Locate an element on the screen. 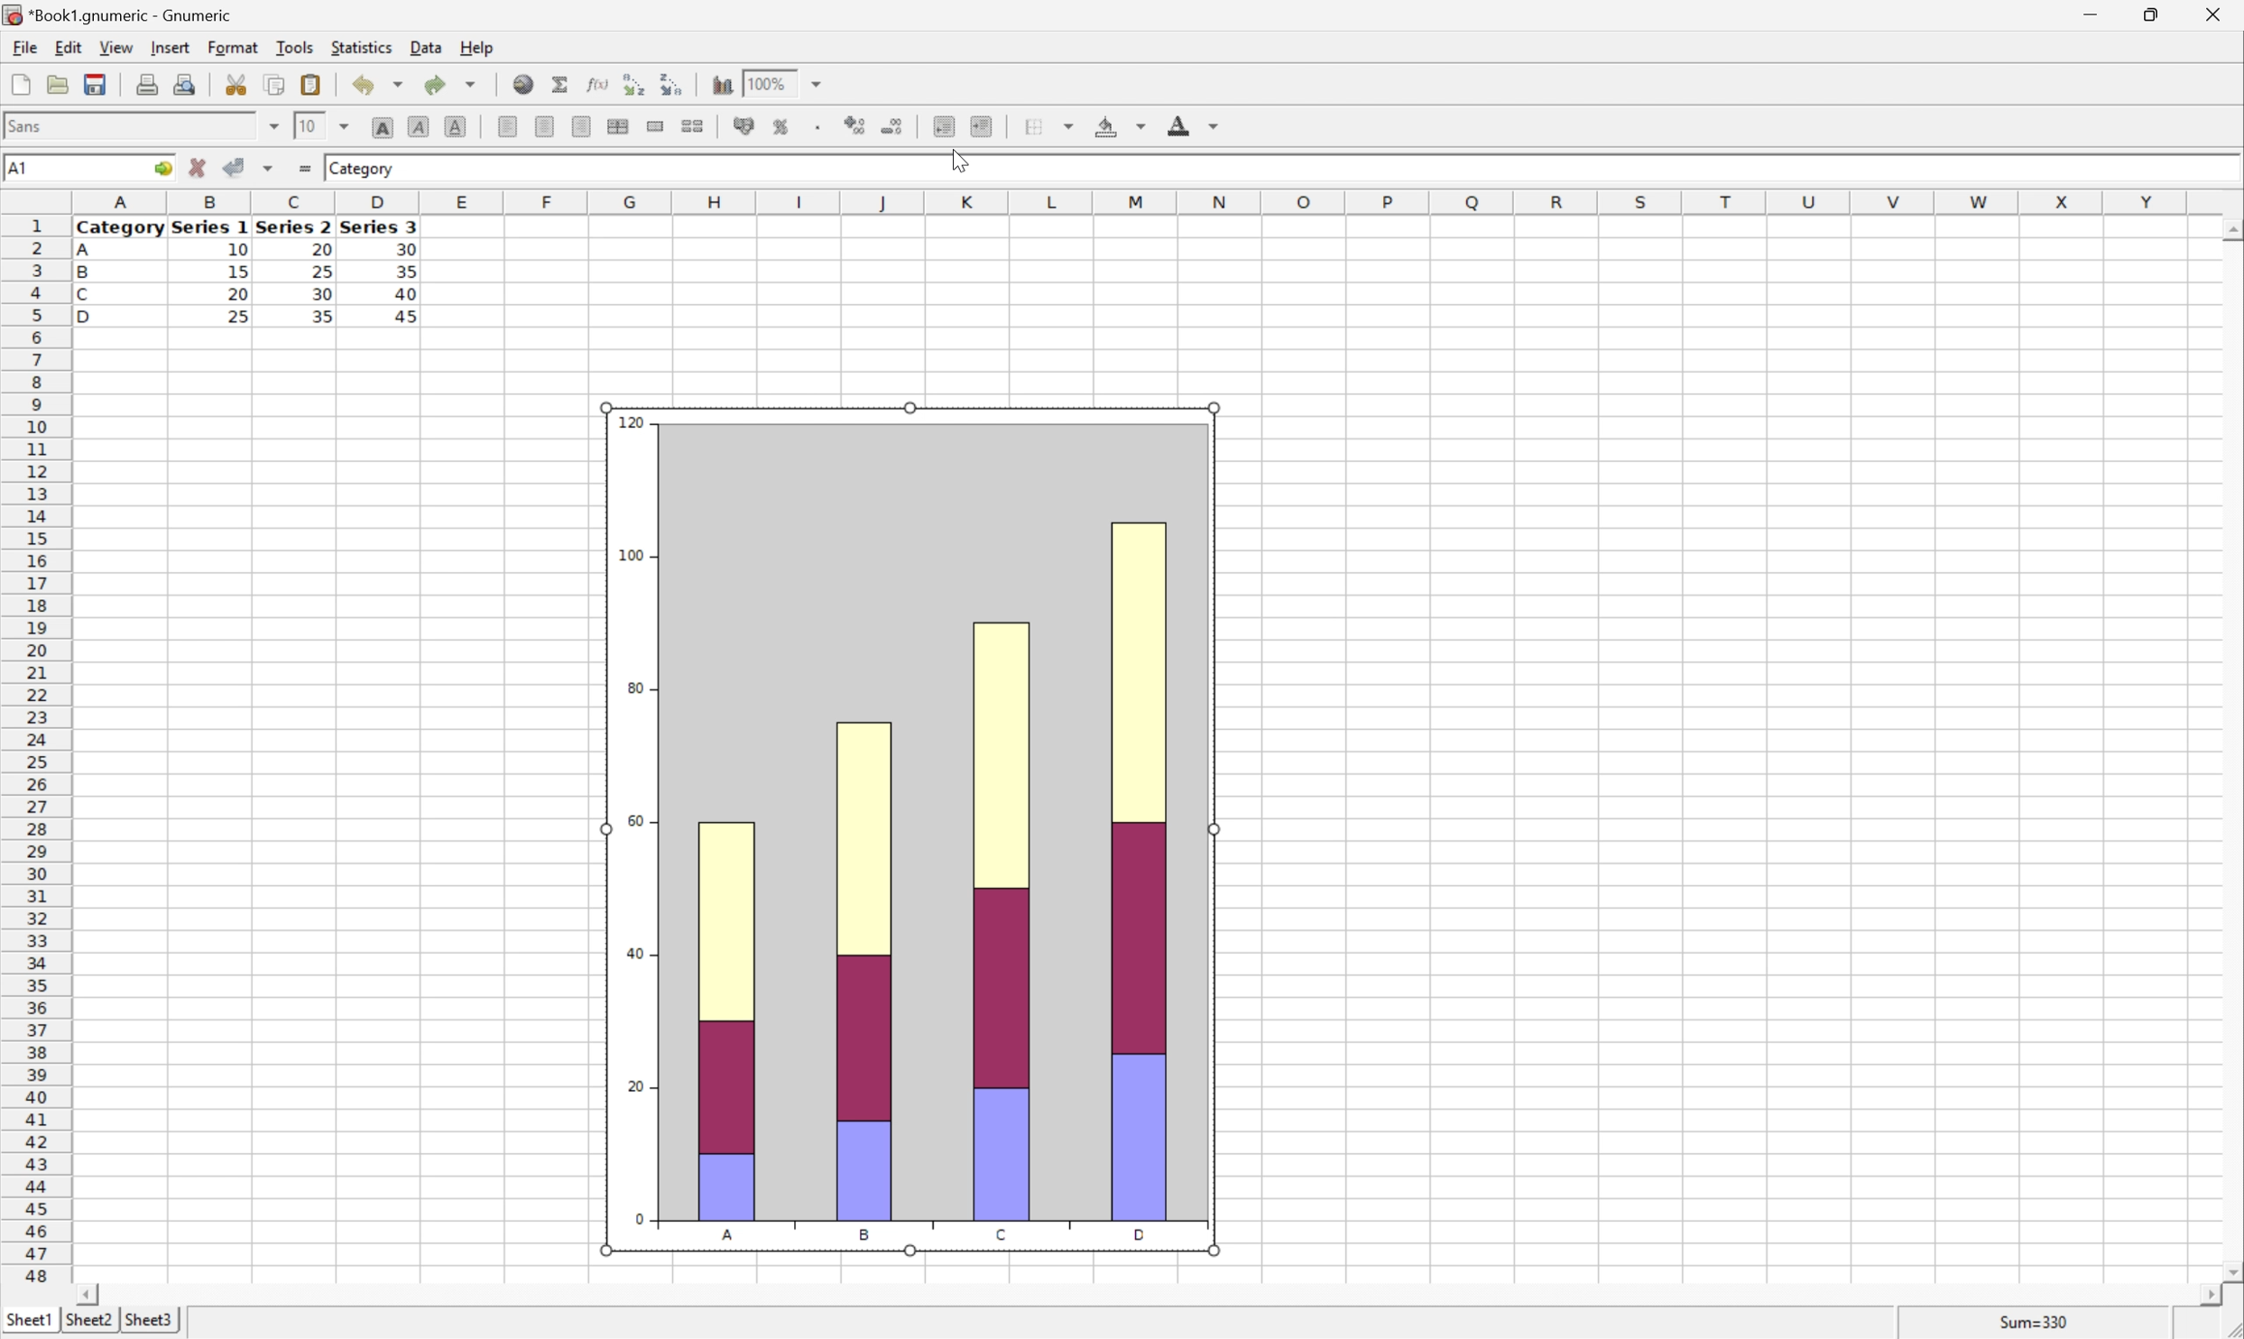 The height and width of the screenshot is (1339, 2244). Series 2 is located at coordinates (292, 226).